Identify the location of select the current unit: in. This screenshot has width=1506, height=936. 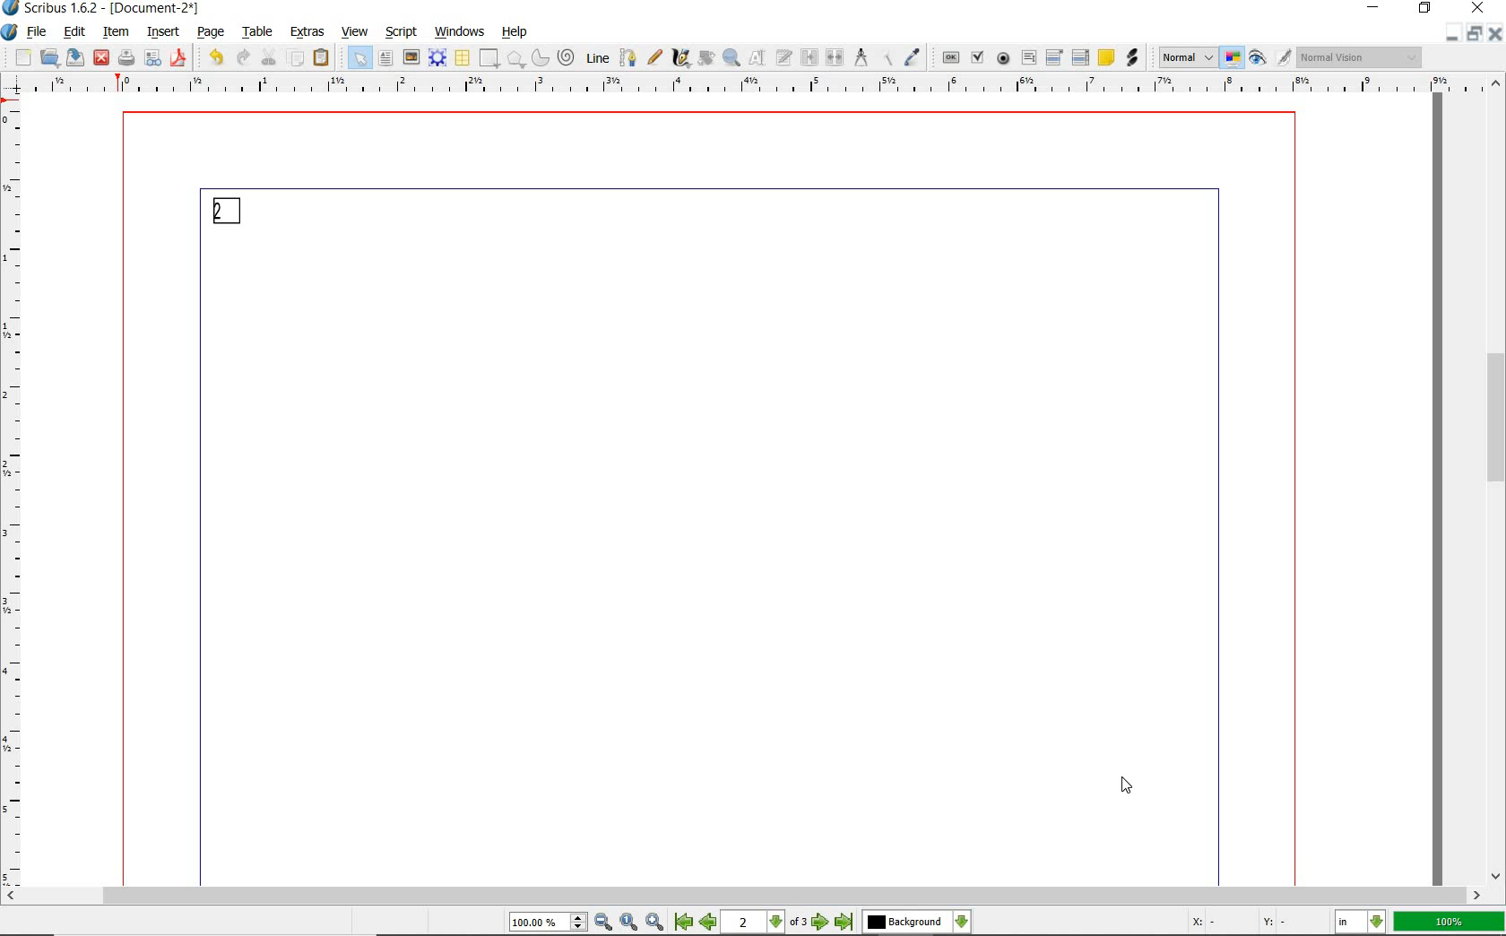
(1362, 923).